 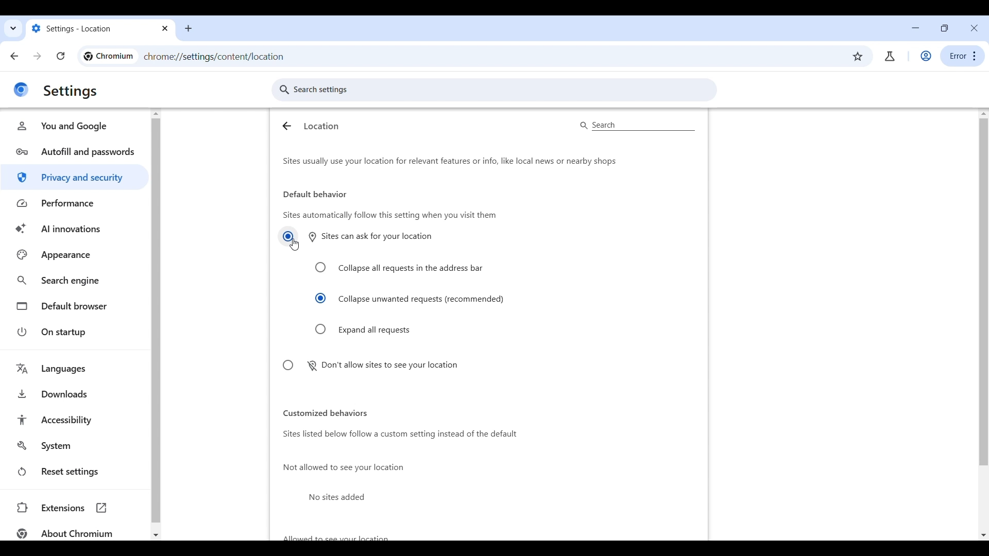 What do you see at coordinates (473, 433) in the screenshot?
I see `sites listed below follow a custom setting instead of the default` at bounding box center [473, 433].